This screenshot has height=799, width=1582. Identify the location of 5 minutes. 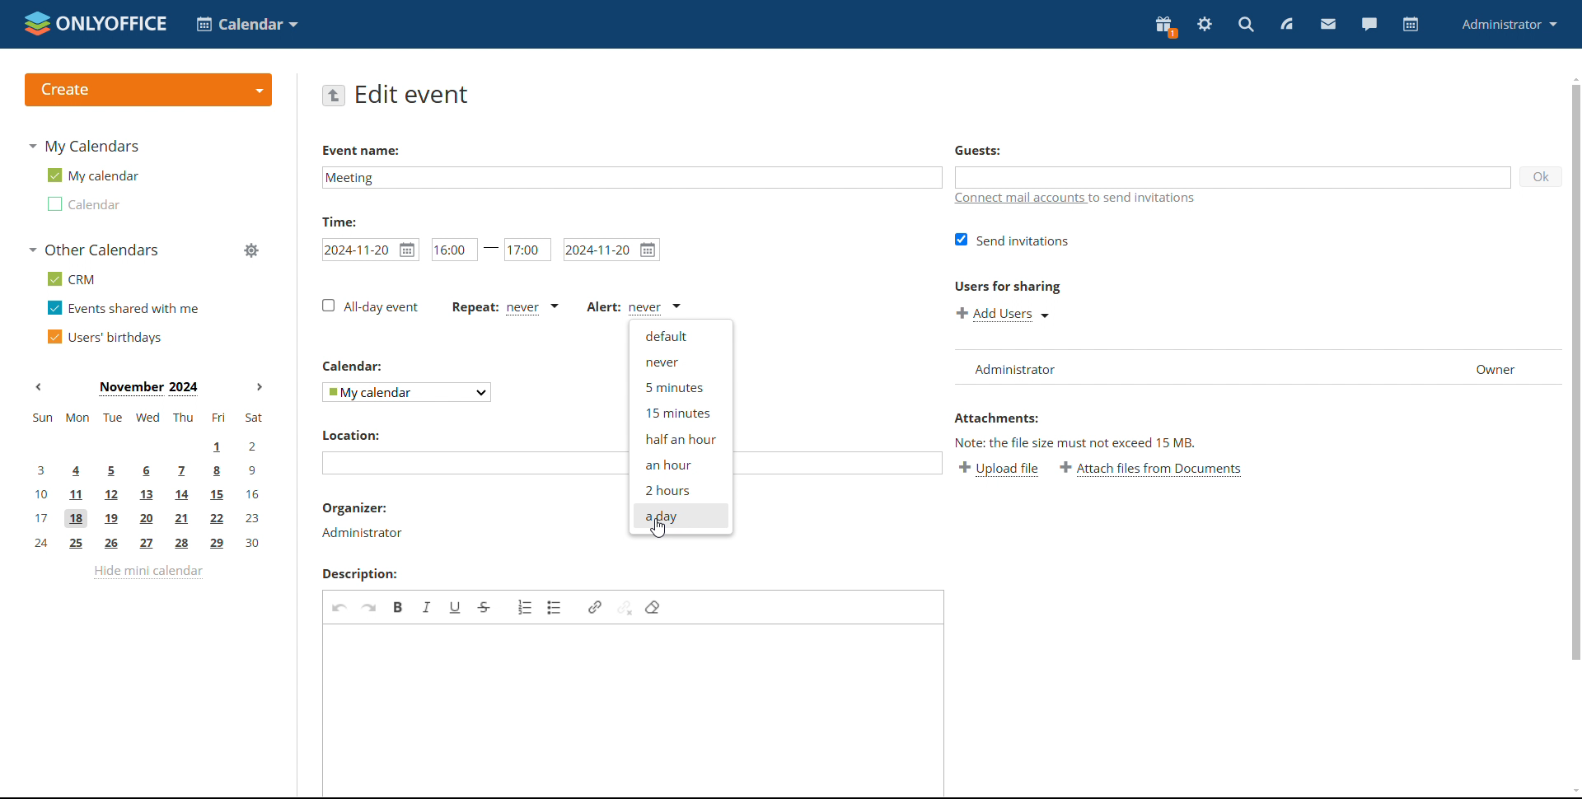
(681, 386).